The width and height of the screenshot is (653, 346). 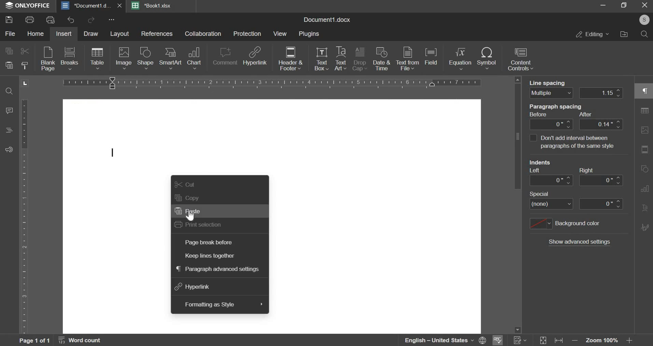 What do you see at coordinates (341, 59) in the screenshot?
I see `text art` at bounding box center [341, 59].